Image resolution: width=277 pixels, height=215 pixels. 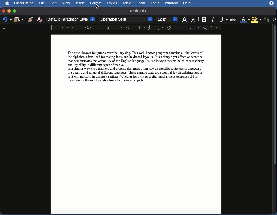 What do you see at coordinates (187, 3) in the screenshot?
I see `Help` at bounding box center [187, 3].